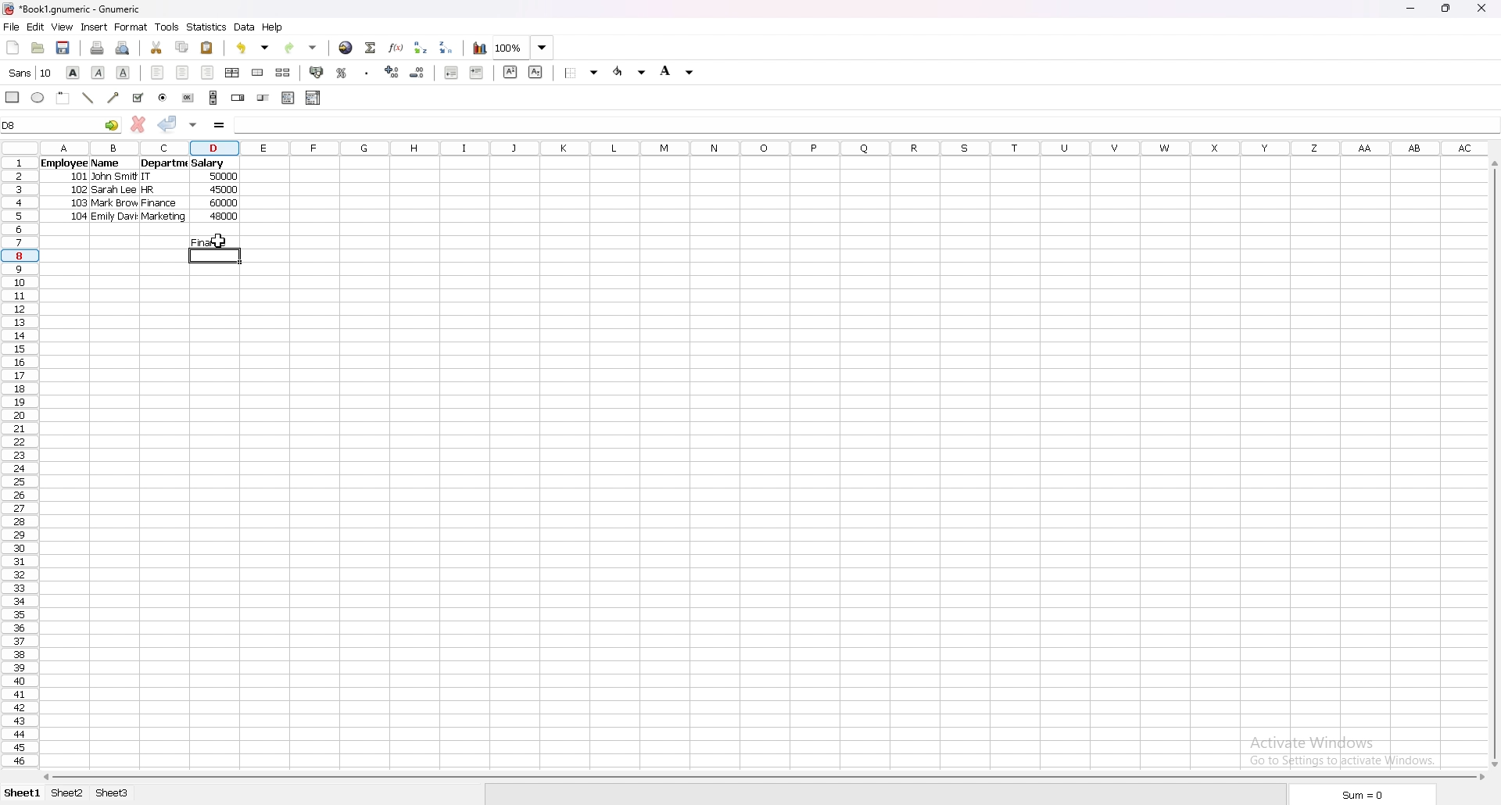 Image resolution: width=1501 pixels, height=805 pixels. What do you see at coordinates (225, 191) in the screenshot?
I see `4500` at bounding box center [225, 191].